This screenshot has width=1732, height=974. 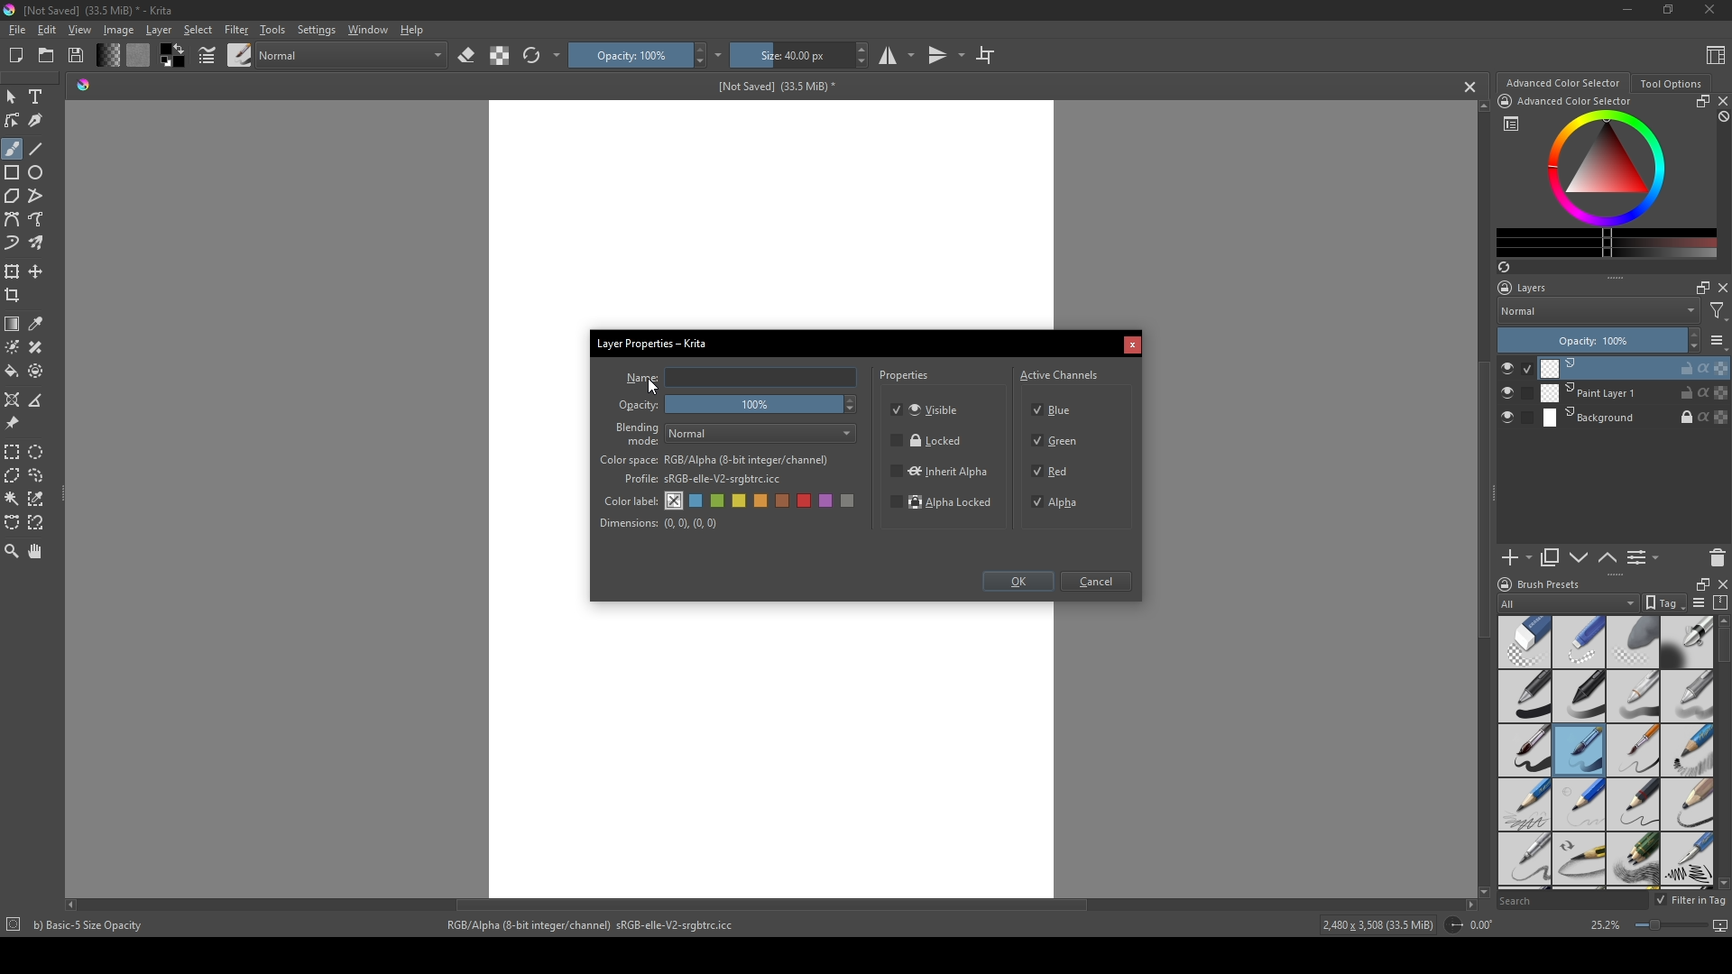 I want to click on resize, so click(x=1700, y=101).